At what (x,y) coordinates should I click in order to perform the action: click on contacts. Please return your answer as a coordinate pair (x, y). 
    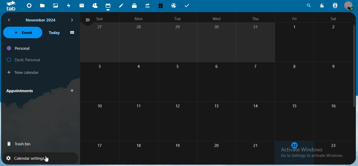
    Looking at the image, I should click on (95, 5).